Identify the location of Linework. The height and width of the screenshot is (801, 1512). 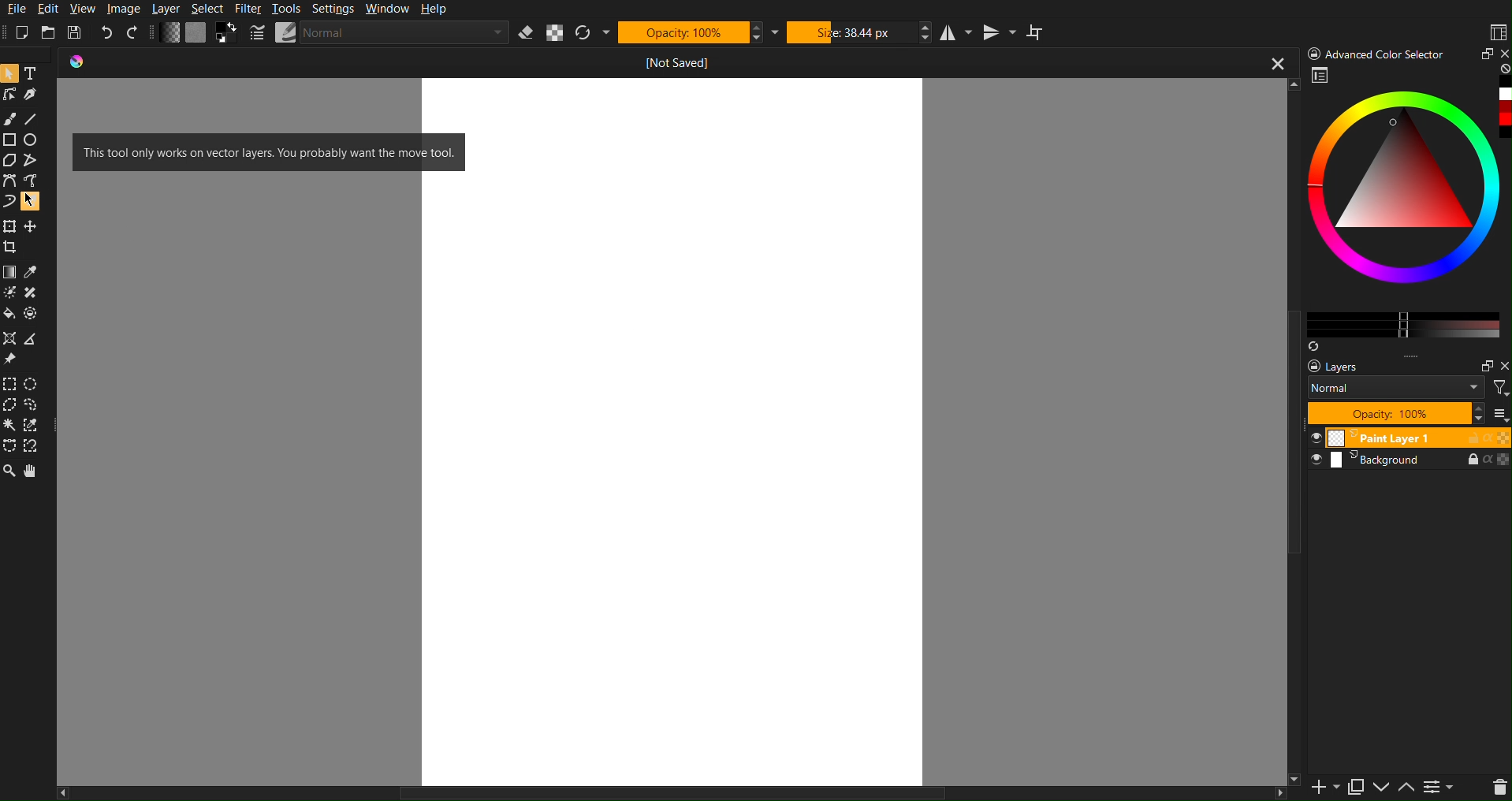
(10, 95).